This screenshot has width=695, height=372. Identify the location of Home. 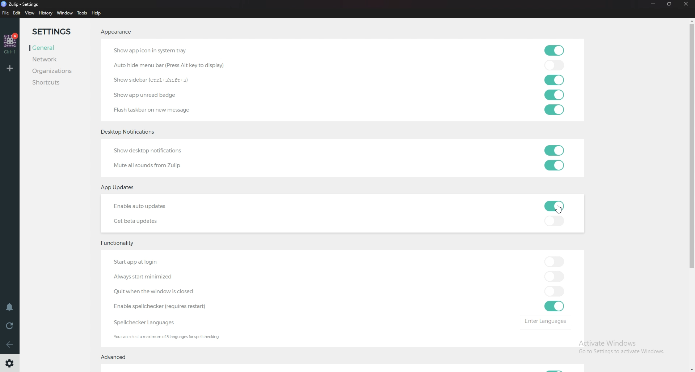
(11, 43).